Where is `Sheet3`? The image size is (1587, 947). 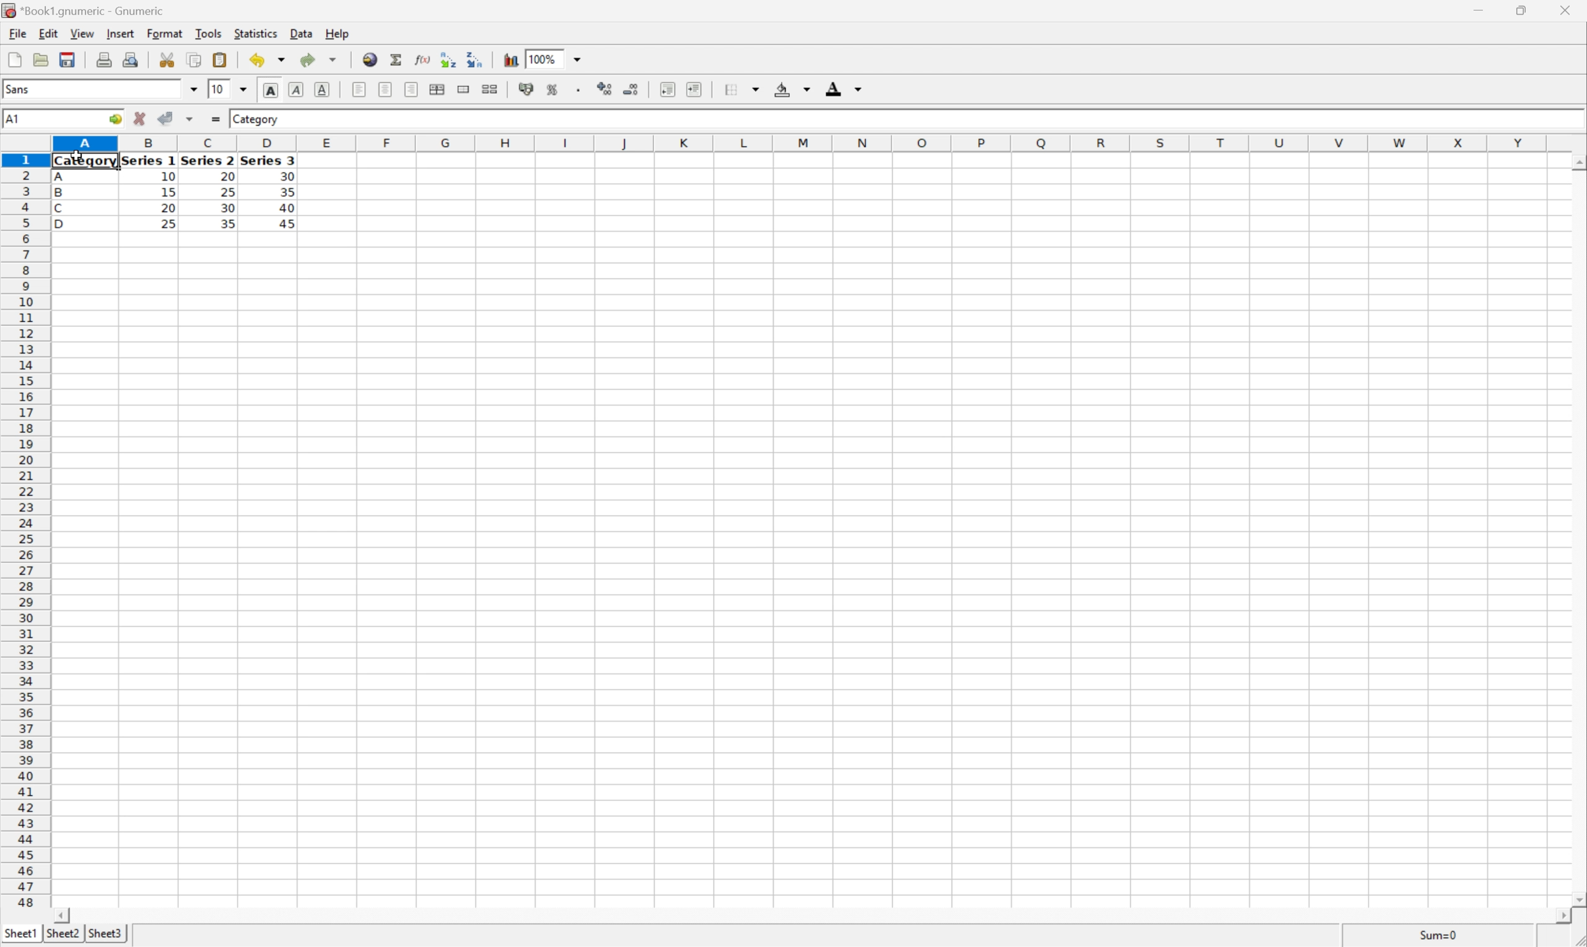
Sheet3 is located at coordinates (107, 934).